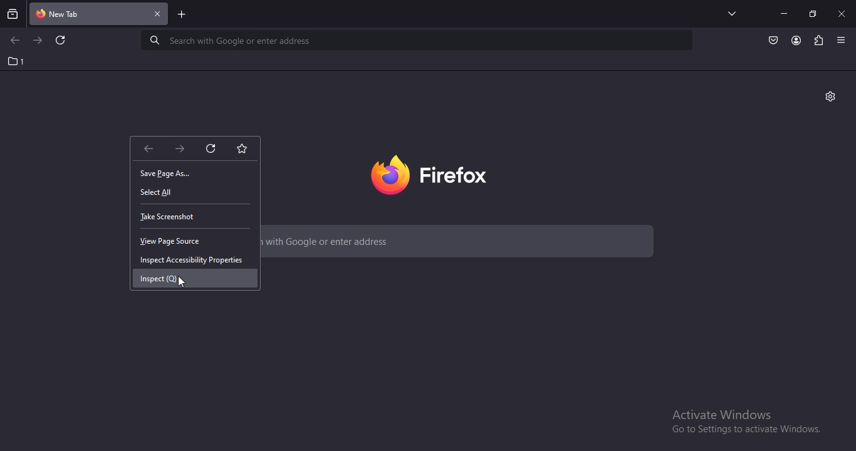 The width and height of the screenshot is (856, 451). I want to click on click to go to next page, so click(38, 39).